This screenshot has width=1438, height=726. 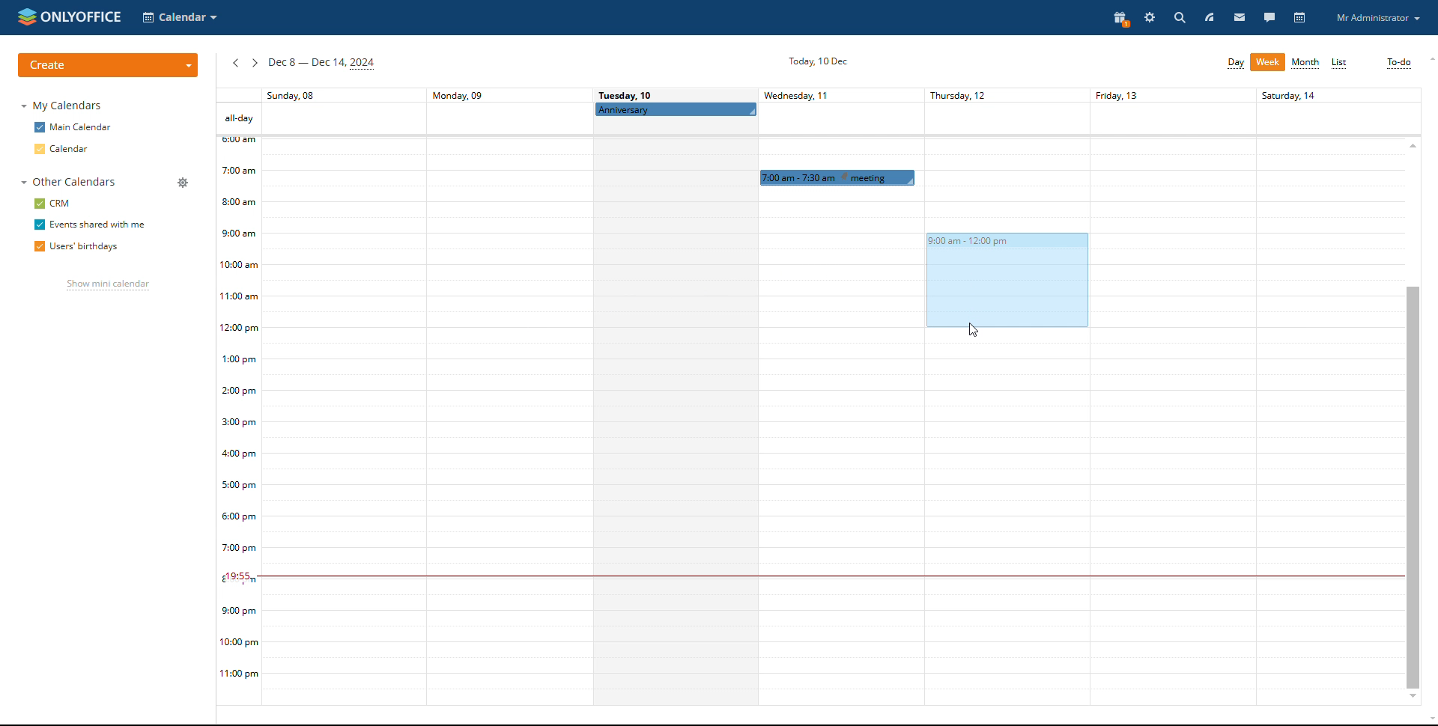 I want to click on sunday, so click(x=345, y=398).